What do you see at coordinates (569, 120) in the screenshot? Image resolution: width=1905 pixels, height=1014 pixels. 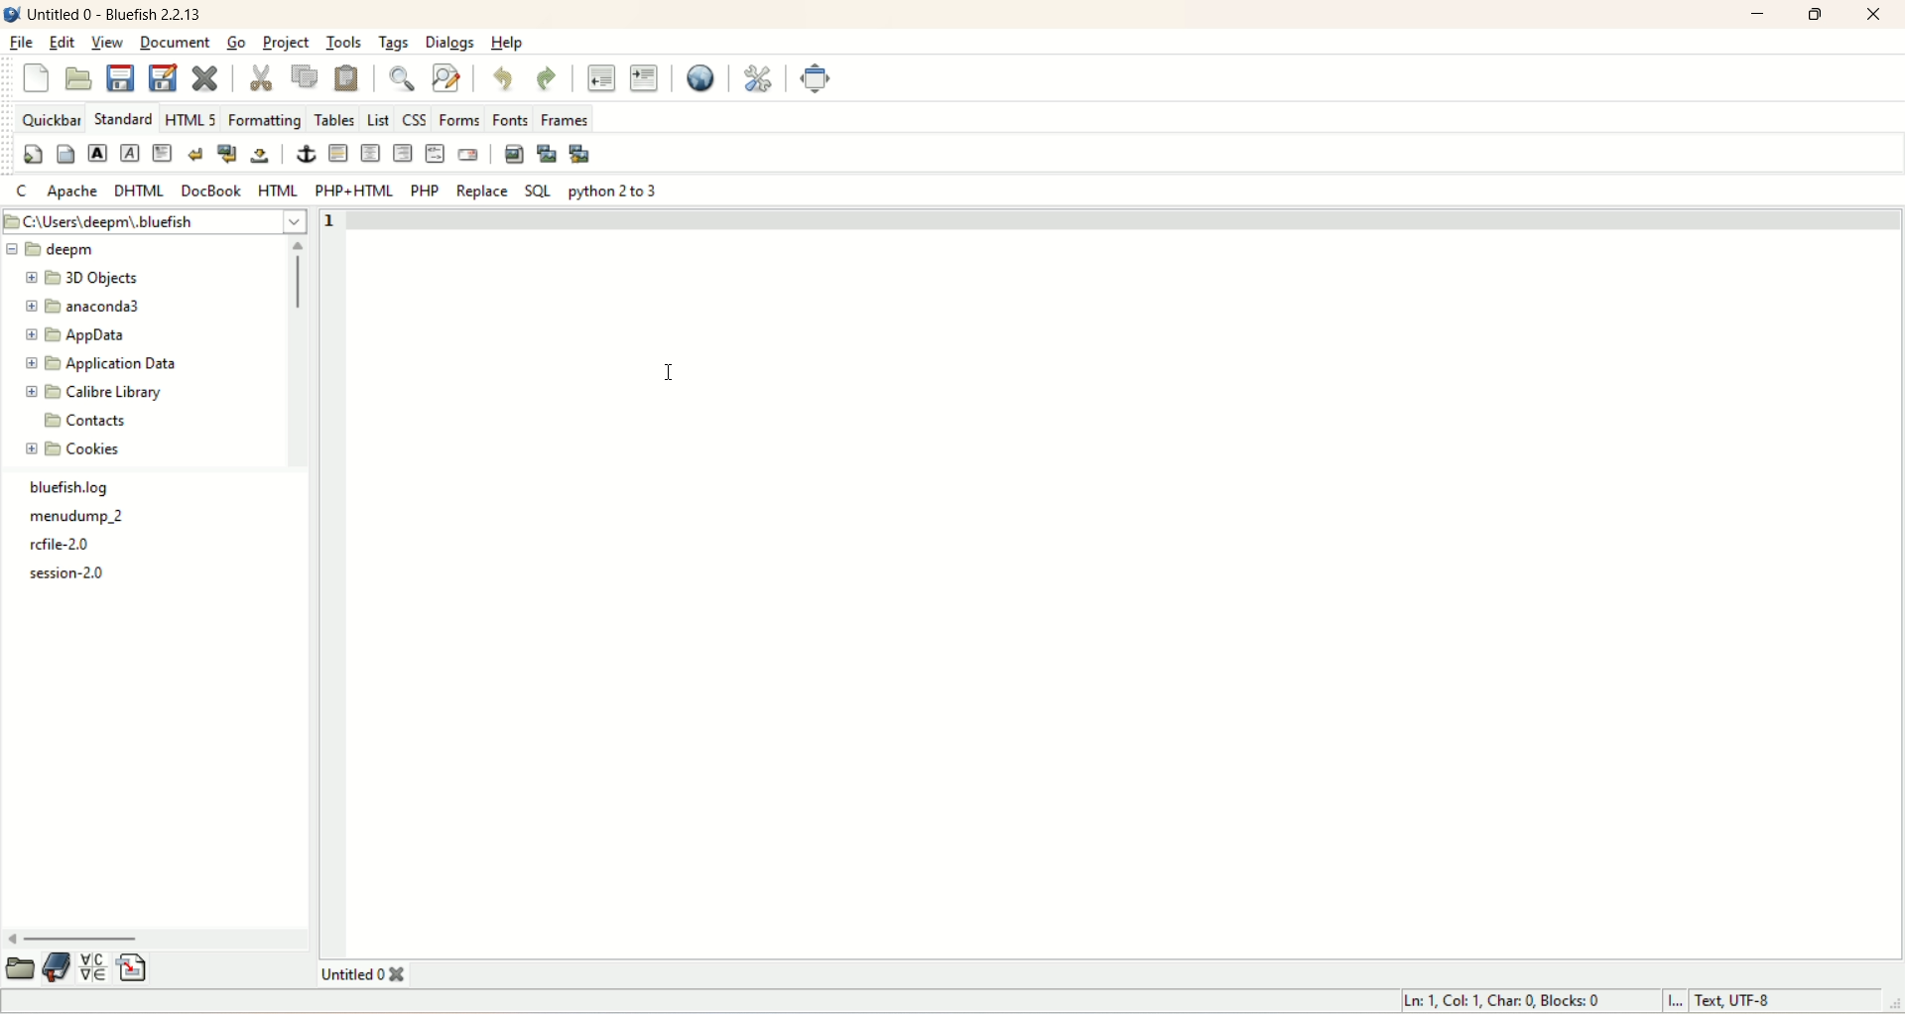 I see `frames` at bounding box center [569, 120].